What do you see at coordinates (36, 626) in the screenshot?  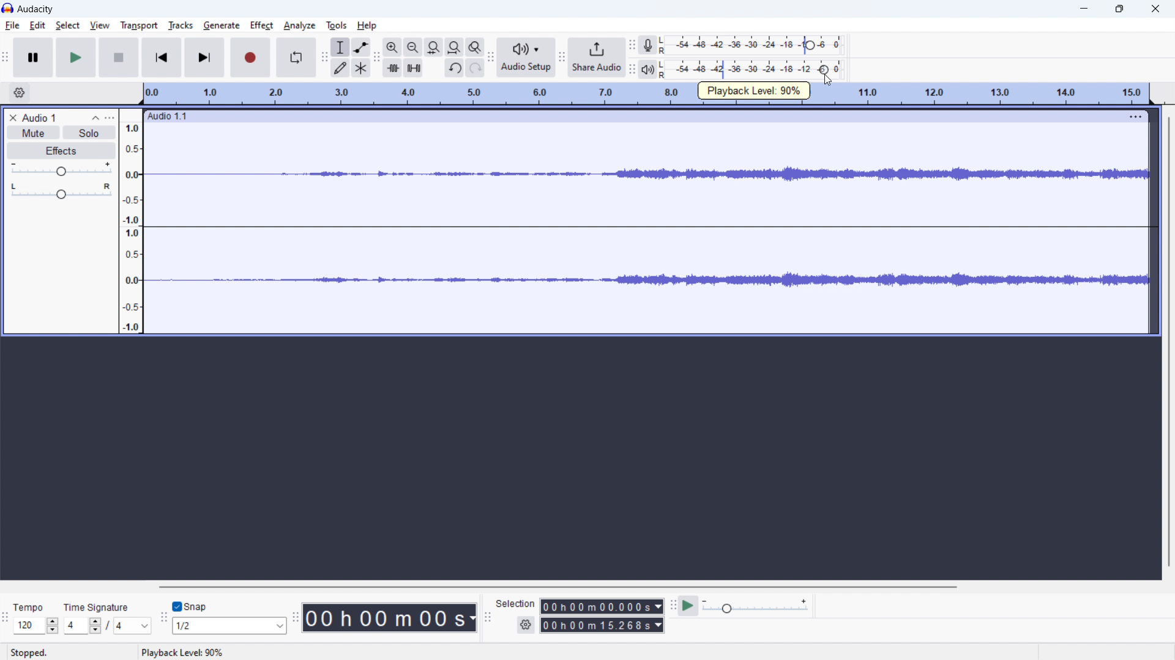 I see `select tempo` at bounding box center [36, 626].